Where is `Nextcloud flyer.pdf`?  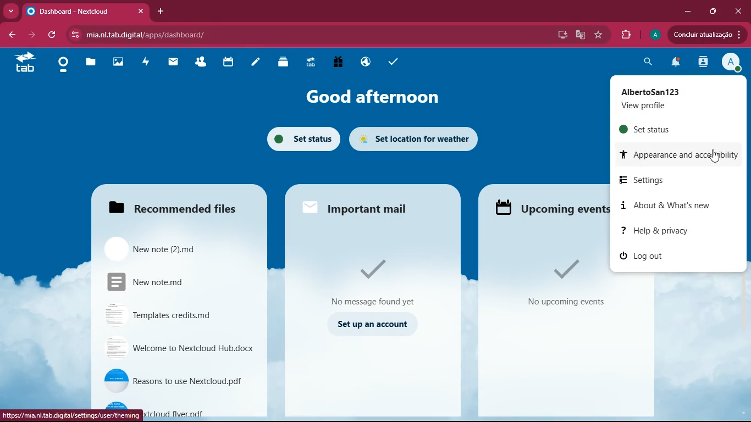 Nextcloud flyer.pdf is located at coordinates (198, 410).